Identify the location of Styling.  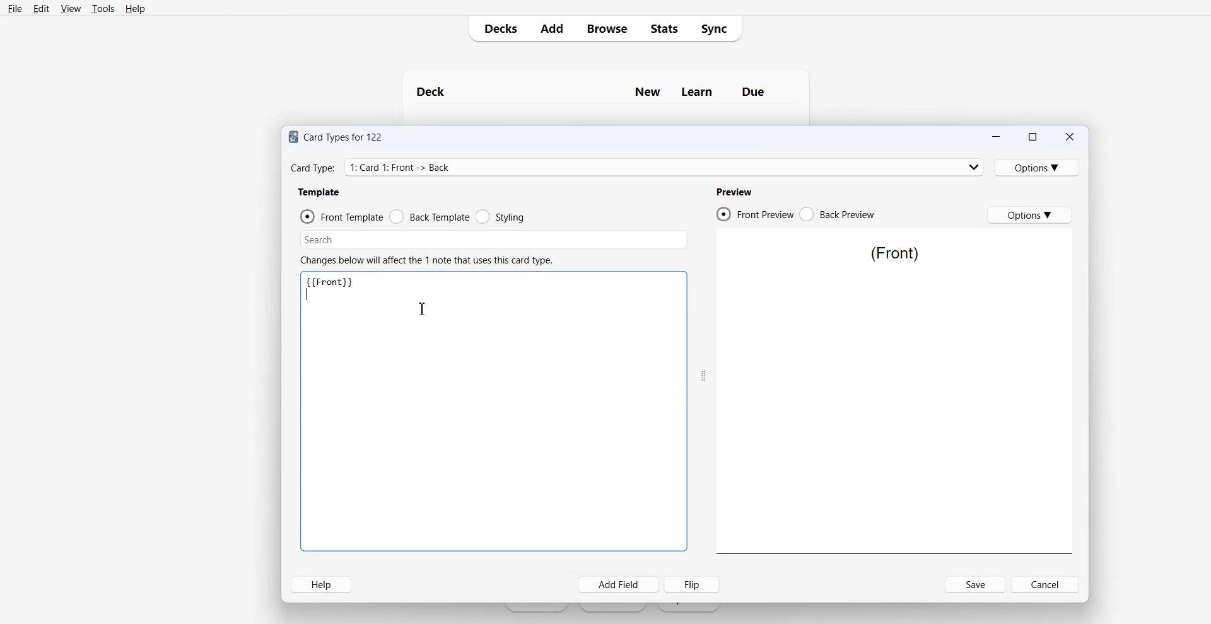
(501, 216).